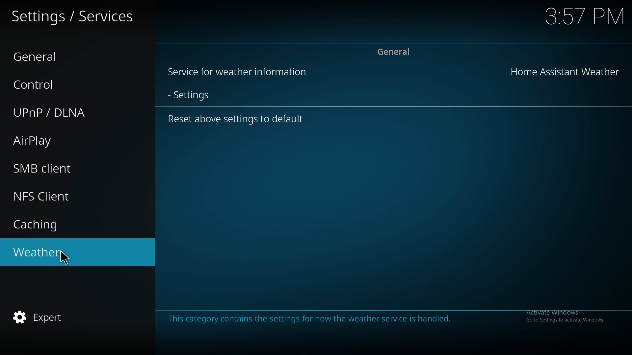  Describe the element at coordinates (313, 319) in the screenshot. I see `info` at that location.